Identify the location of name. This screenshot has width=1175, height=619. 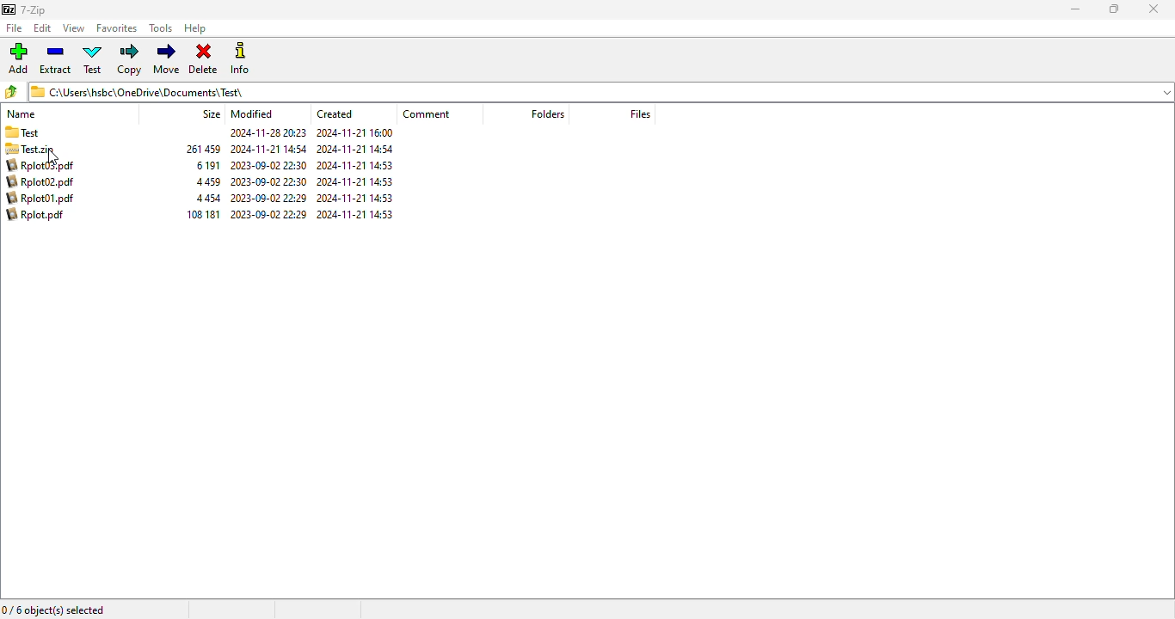
(22, 114).